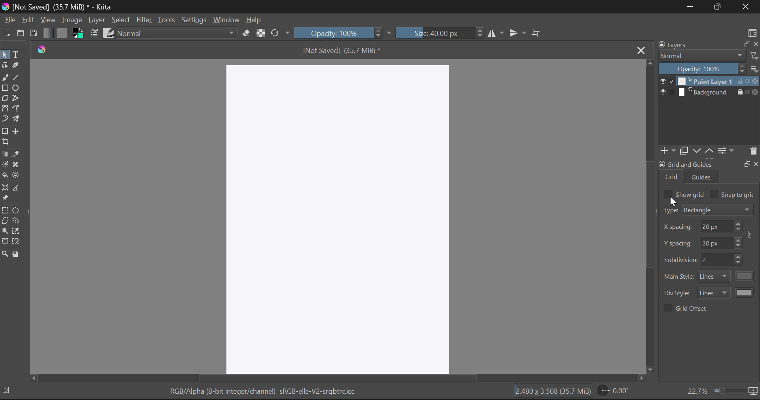 Image resolution: width=760 pixels, height=400 pixels. I want to click on , so click(756, 163).